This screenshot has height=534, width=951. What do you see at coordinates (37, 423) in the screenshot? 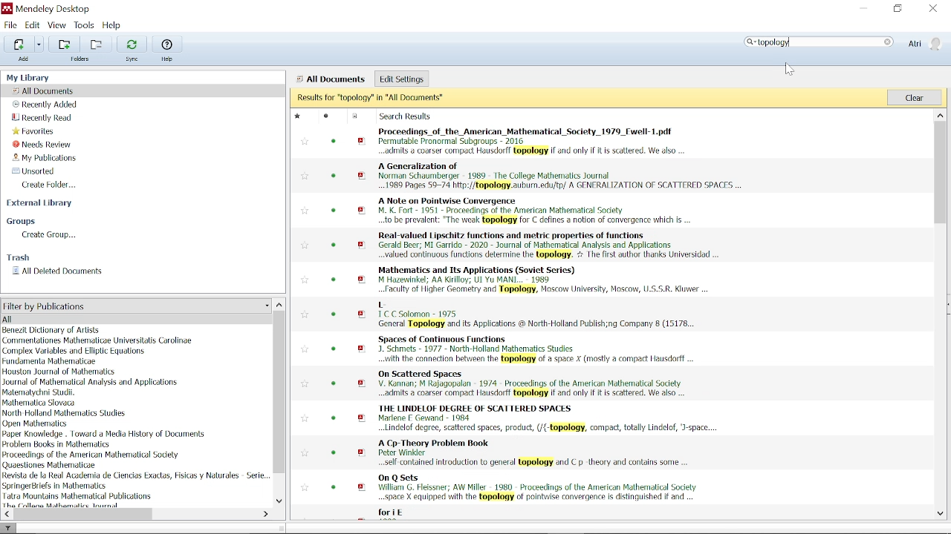
I see `author` at bounding box center [37, 423].